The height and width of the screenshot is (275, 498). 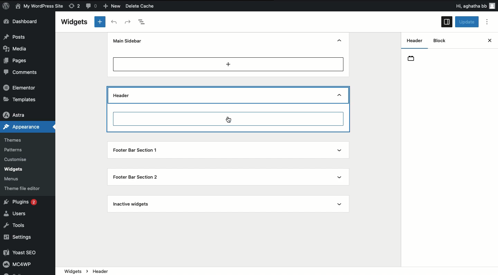 What do you see at coordinates (20, 99) in the screenshot?
I see `Templates` at bounding box center [20, 99].